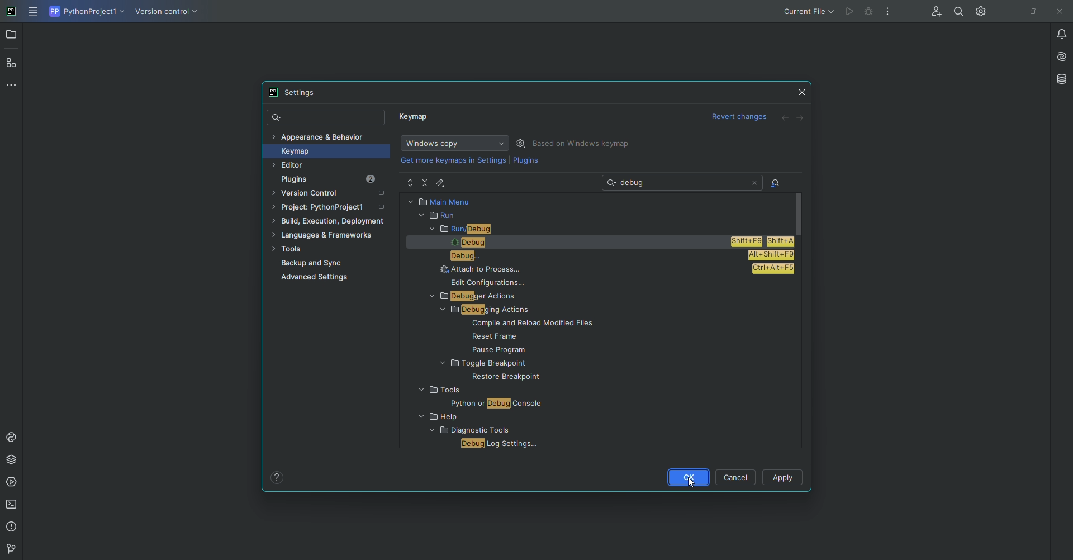 The image size is (1073, 560). Describe the element at coordinates (331, 223) in the screenshot. I see `Build, execution, development` at that location.